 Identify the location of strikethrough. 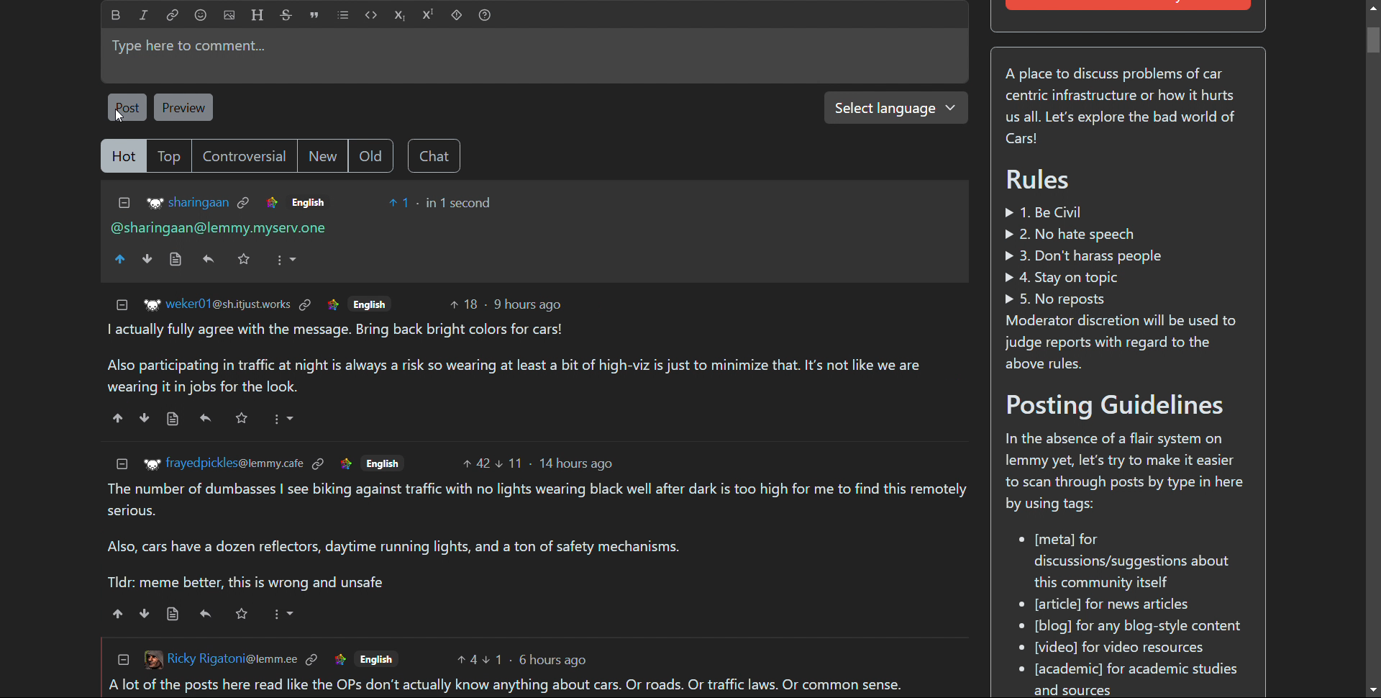
(286, 15).